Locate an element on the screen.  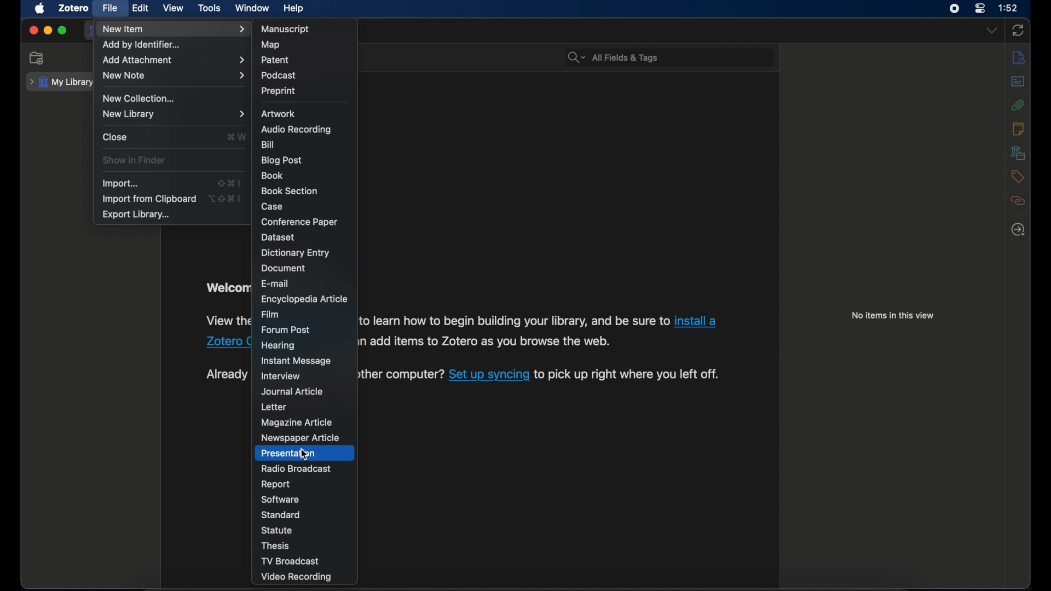
locate is located at coordinates (1019, 230).